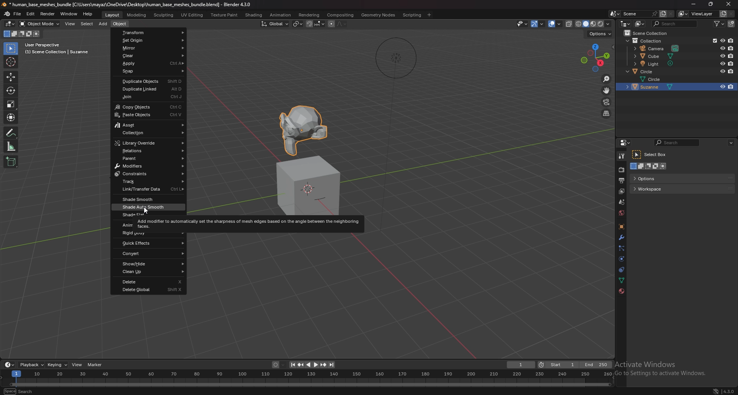  I want to click on display mode, so click(640, 24).